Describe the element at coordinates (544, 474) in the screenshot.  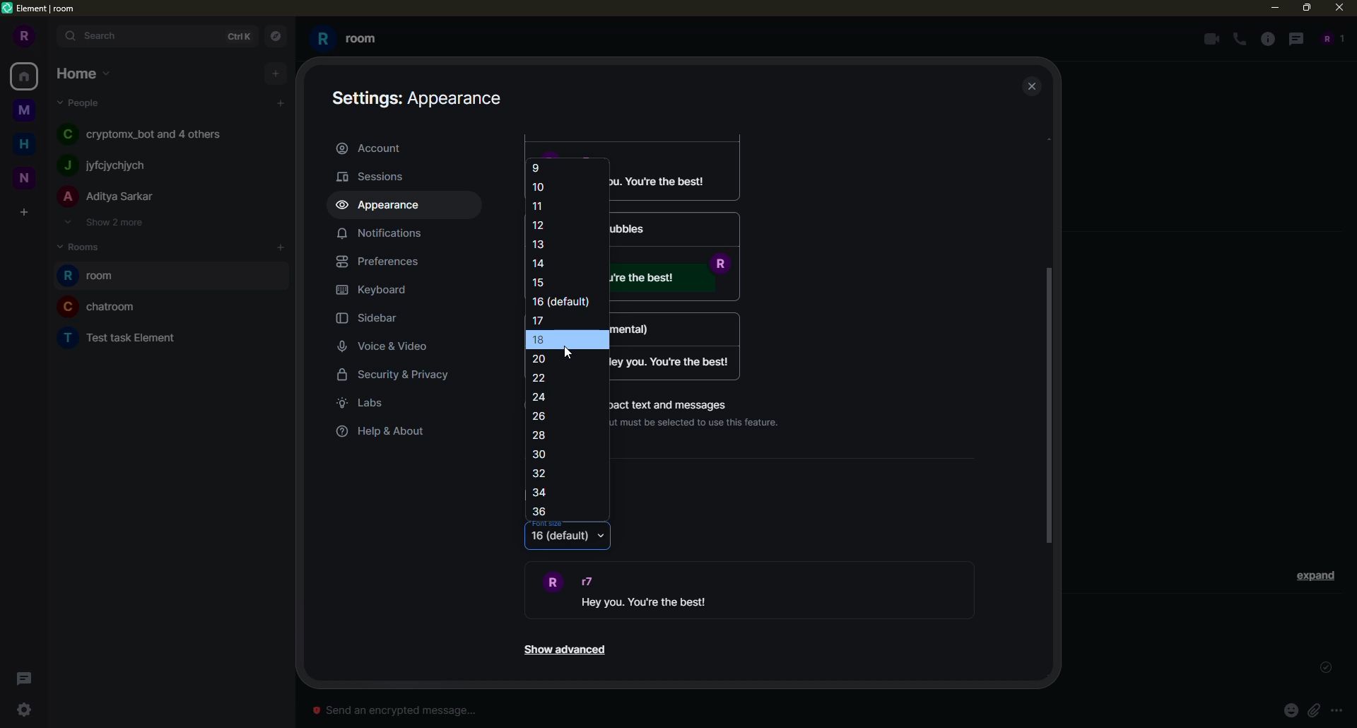
I see `32` at that location.